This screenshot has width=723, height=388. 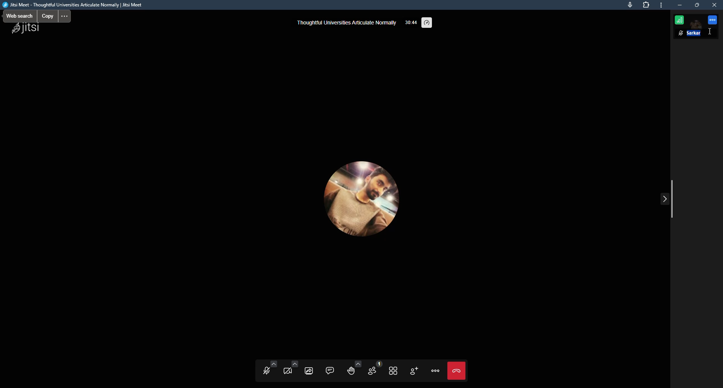 I want to click on performance settings, so click(x=429, y=22).